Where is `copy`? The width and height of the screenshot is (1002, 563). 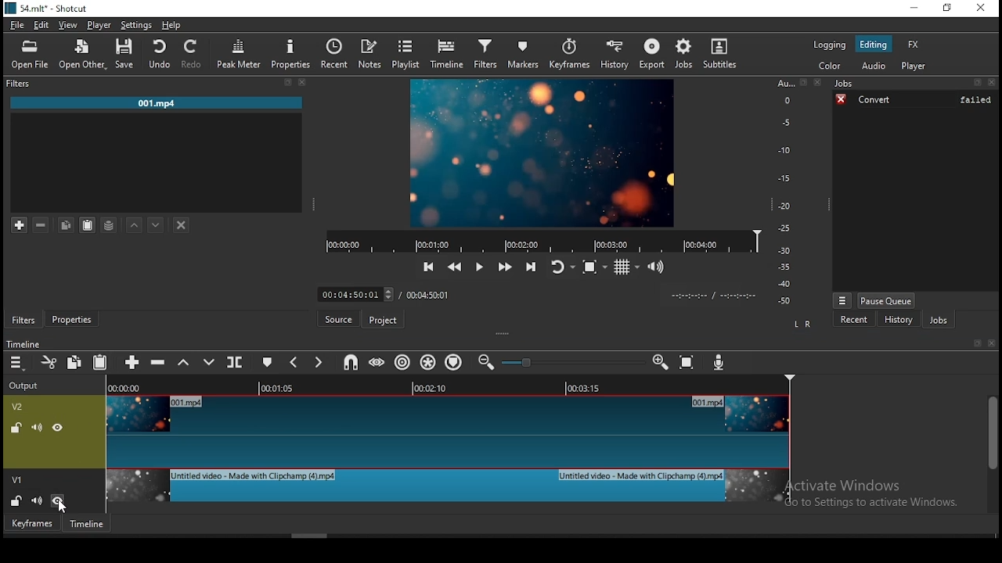
copy is located at coordinates (73, 361).